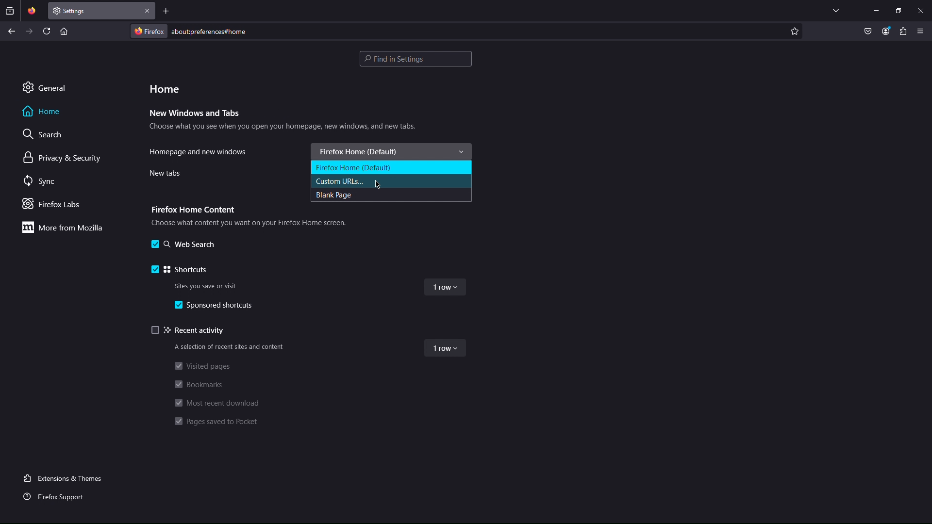 Image resolution: width=932 pixels, height=524 pixels. I want to click on Most recent download, so click(217, 403).